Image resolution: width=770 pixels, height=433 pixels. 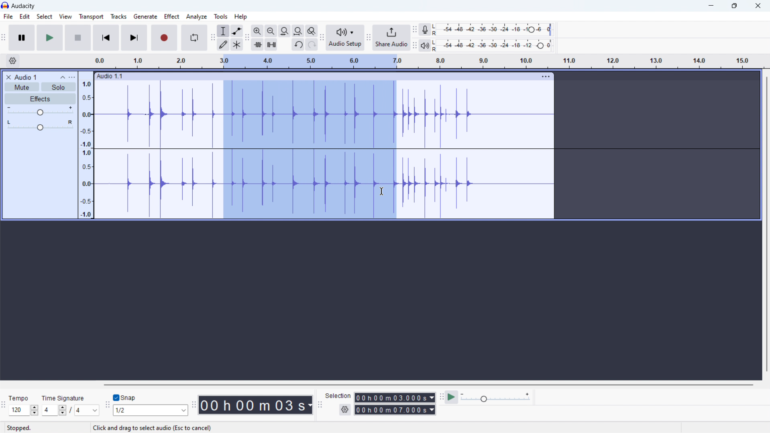 What do you see at coordinates (381, 192) in the screenshot?
I see `cursor` at bounding box center [381, 192].